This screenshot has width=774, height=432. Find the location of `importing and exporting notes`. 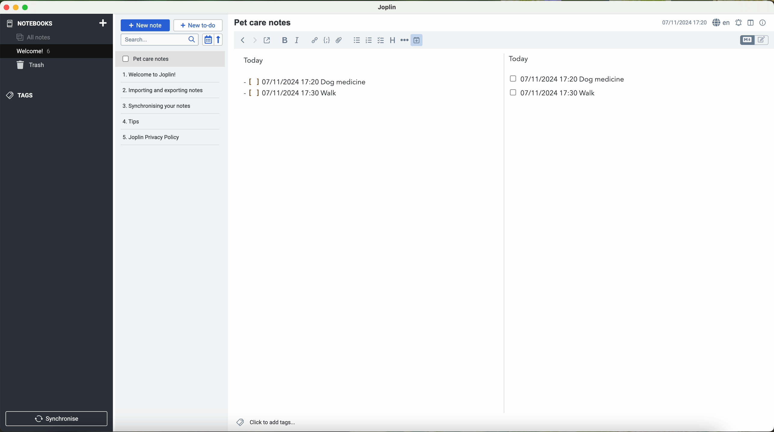

importing and exporting notes is located at coordinates (170, 76).